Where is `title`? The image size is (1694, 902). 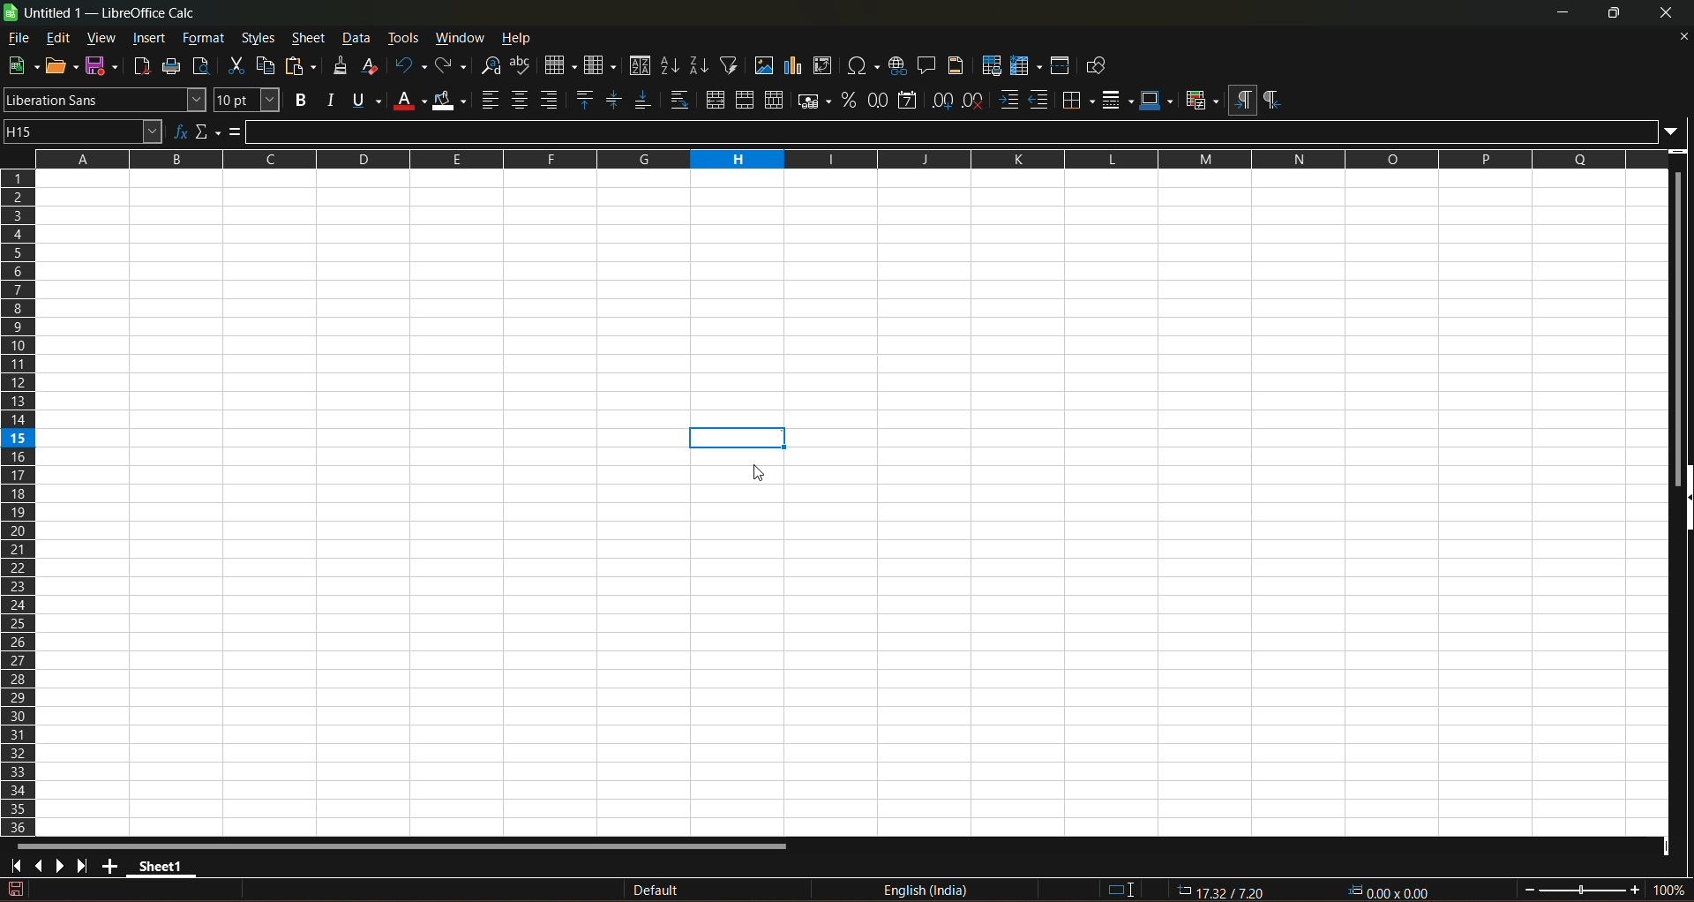
title is located at coordinates (109, 13).